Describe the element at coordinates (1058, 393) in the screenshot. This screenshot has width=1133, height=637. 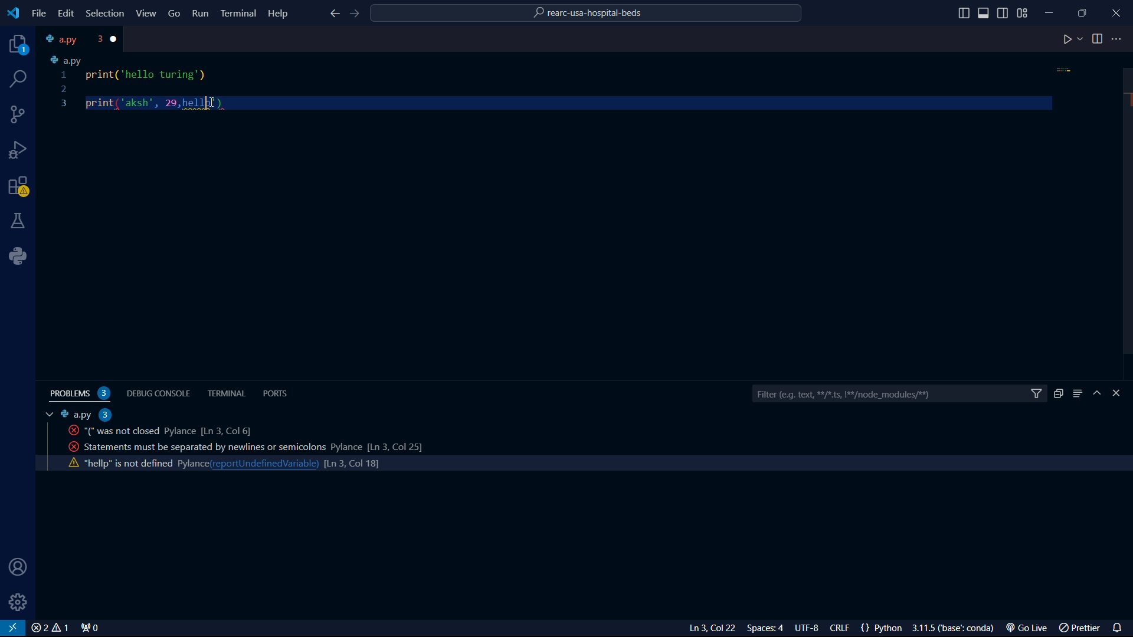
I see `duplicate` at that location.